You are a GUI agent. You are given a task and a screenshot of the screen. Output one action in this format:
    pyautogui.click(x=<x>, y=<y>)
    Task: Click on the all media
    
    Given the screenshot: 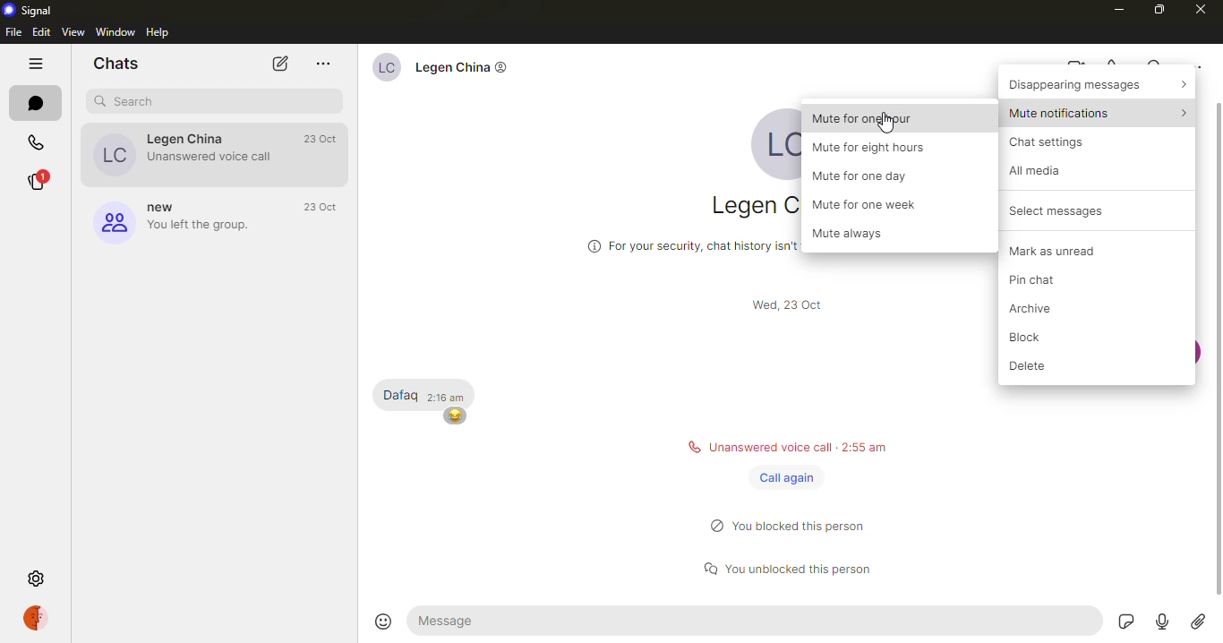 What is the action you would take?
    pyautogui.click(x=1044, y=172)
    